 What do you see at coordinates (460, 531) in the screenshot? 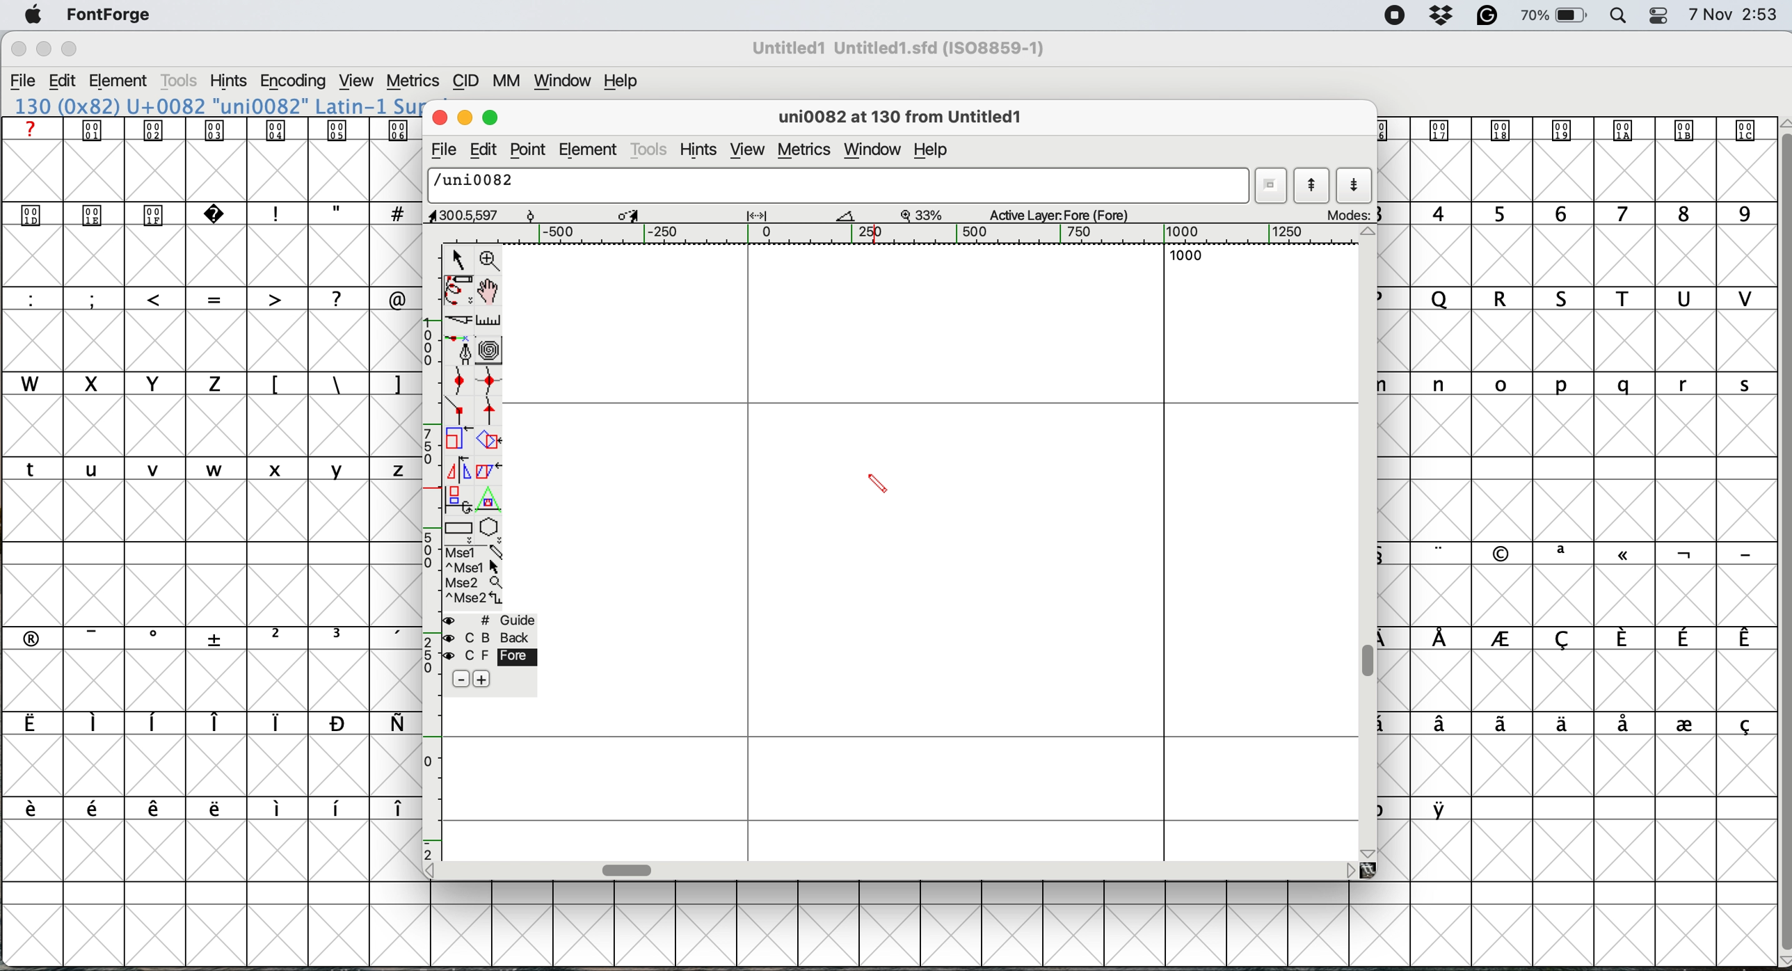
I see `rectangle or box` at bounding box center [460, 531].